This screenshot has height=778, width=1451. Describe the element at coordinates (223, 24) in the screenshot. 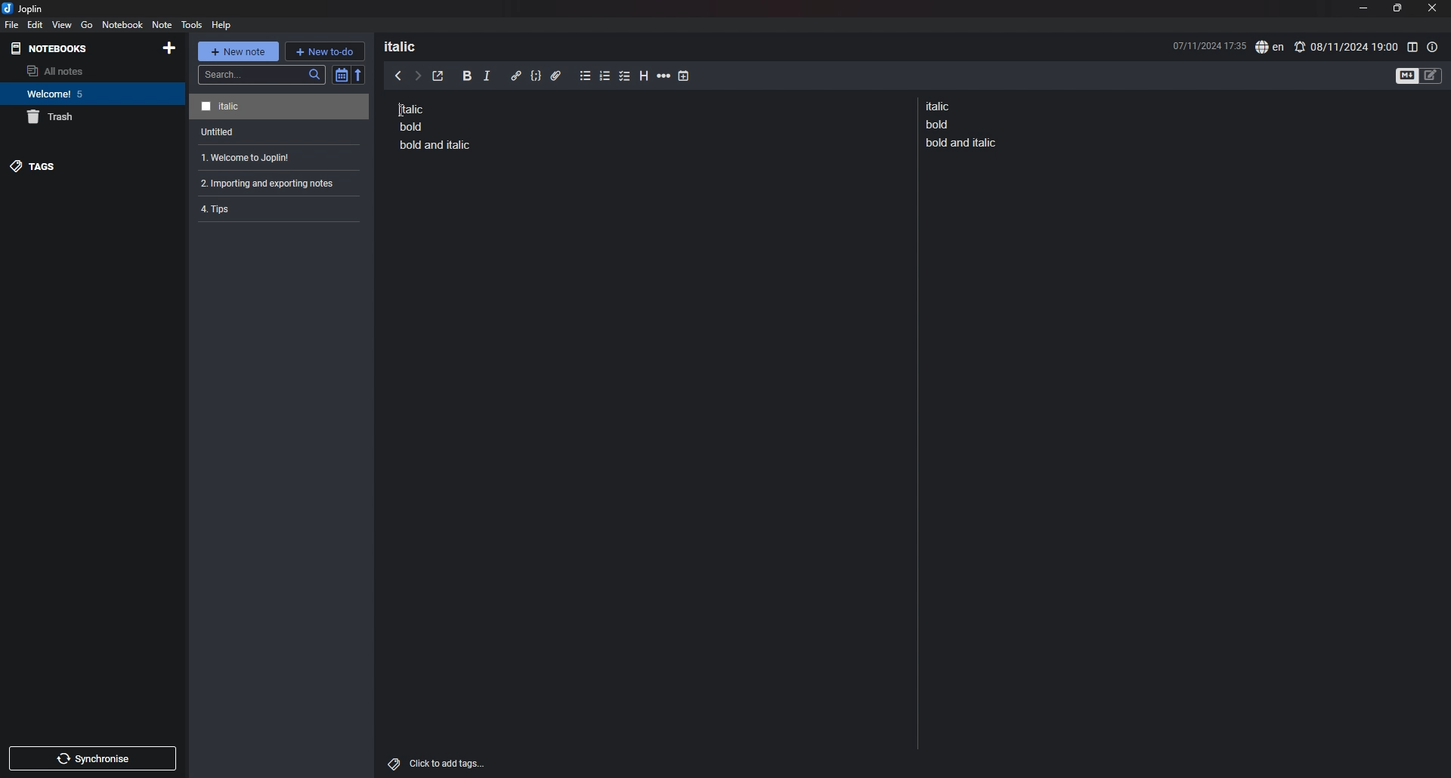

I see `help` at that location.